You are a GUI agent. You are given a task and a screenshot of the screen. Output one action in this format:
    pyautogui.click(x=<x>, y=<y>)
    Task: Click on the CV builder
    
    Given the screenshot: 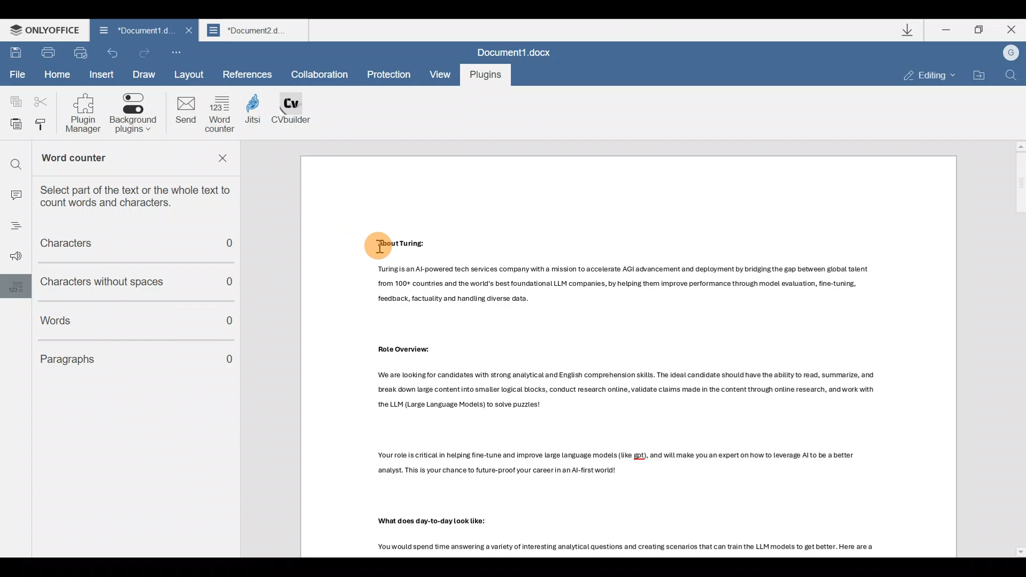 What is the action you would take?
    pyautogui.click(x=297, y=114)
    